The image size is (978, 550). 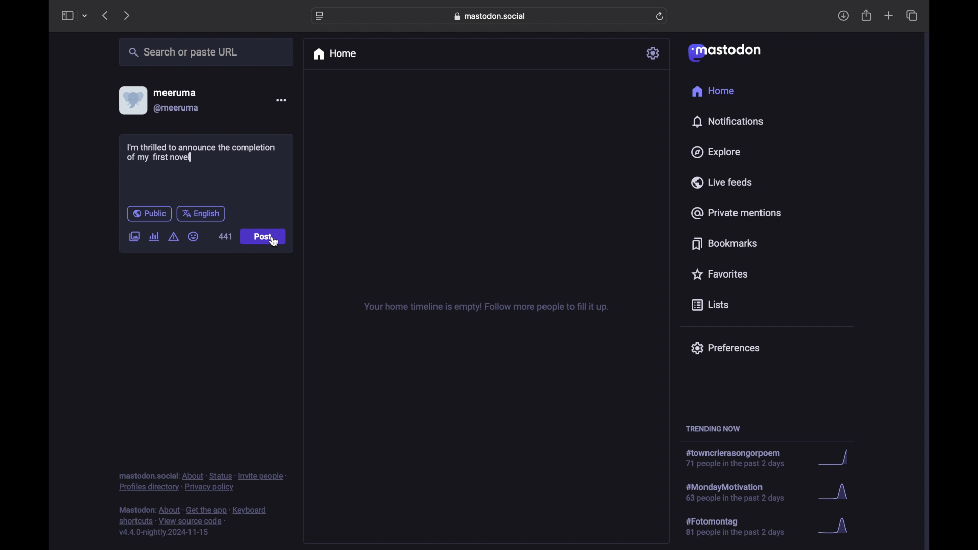 I want to click on previous, so click(x=105, y=15).